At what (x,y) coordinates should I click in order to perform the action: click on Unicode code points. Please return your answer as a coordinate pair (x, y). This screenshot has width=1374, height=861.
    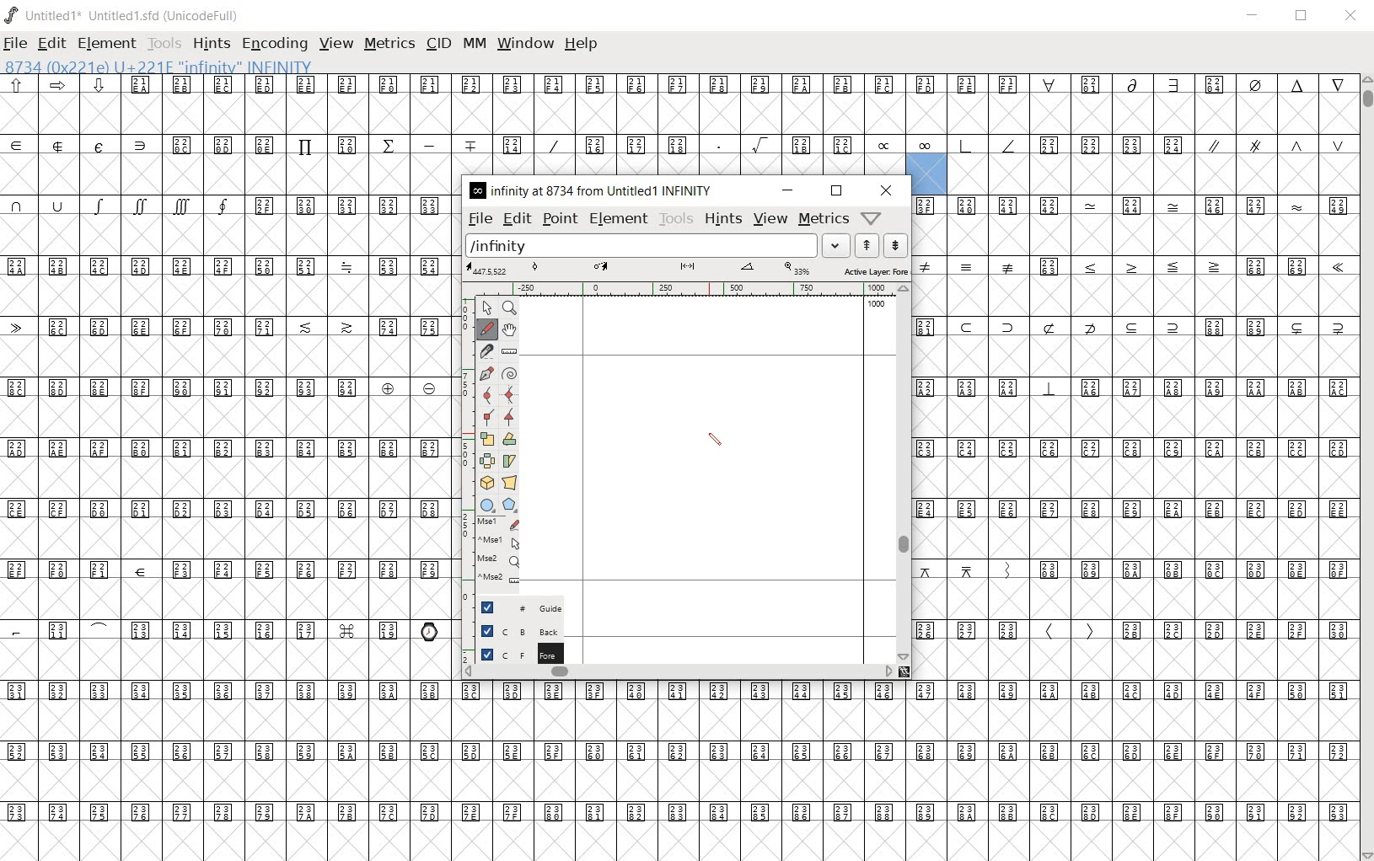
    Looking at the image, I should click on (229, 511).